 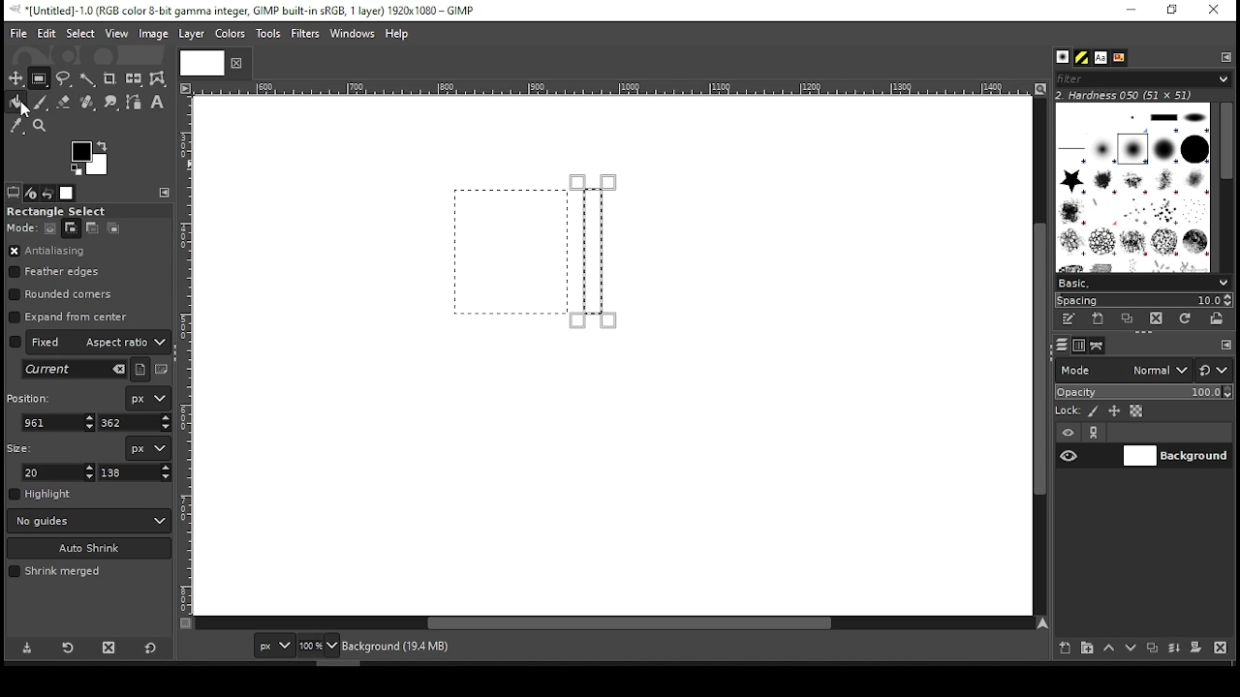 What do you see at coordinates (1132, 187) in the screenshot?
I see `brushes` at bounding box center [1132, 187].